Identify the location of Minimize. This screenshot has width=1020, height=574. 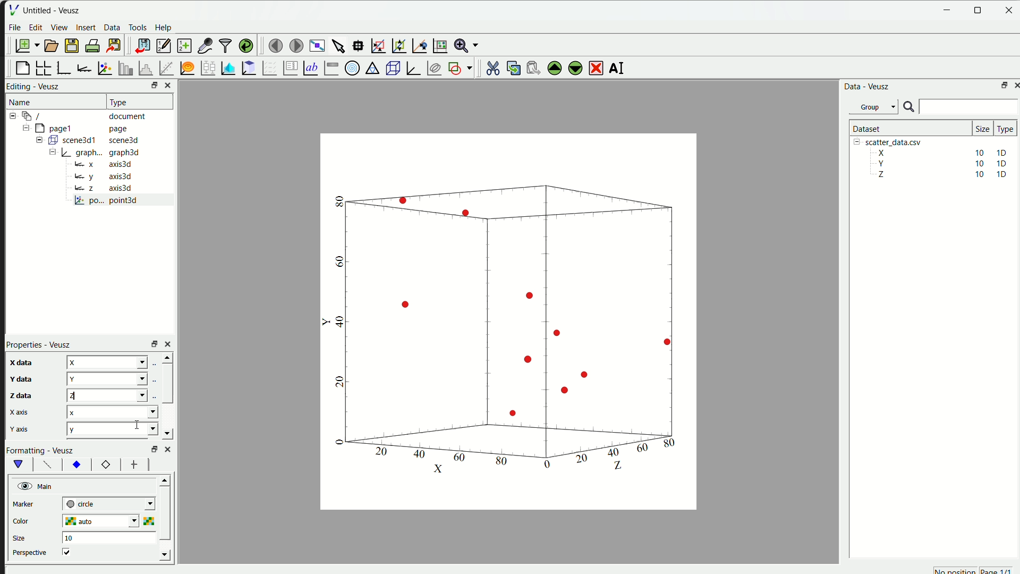
(948, 10).